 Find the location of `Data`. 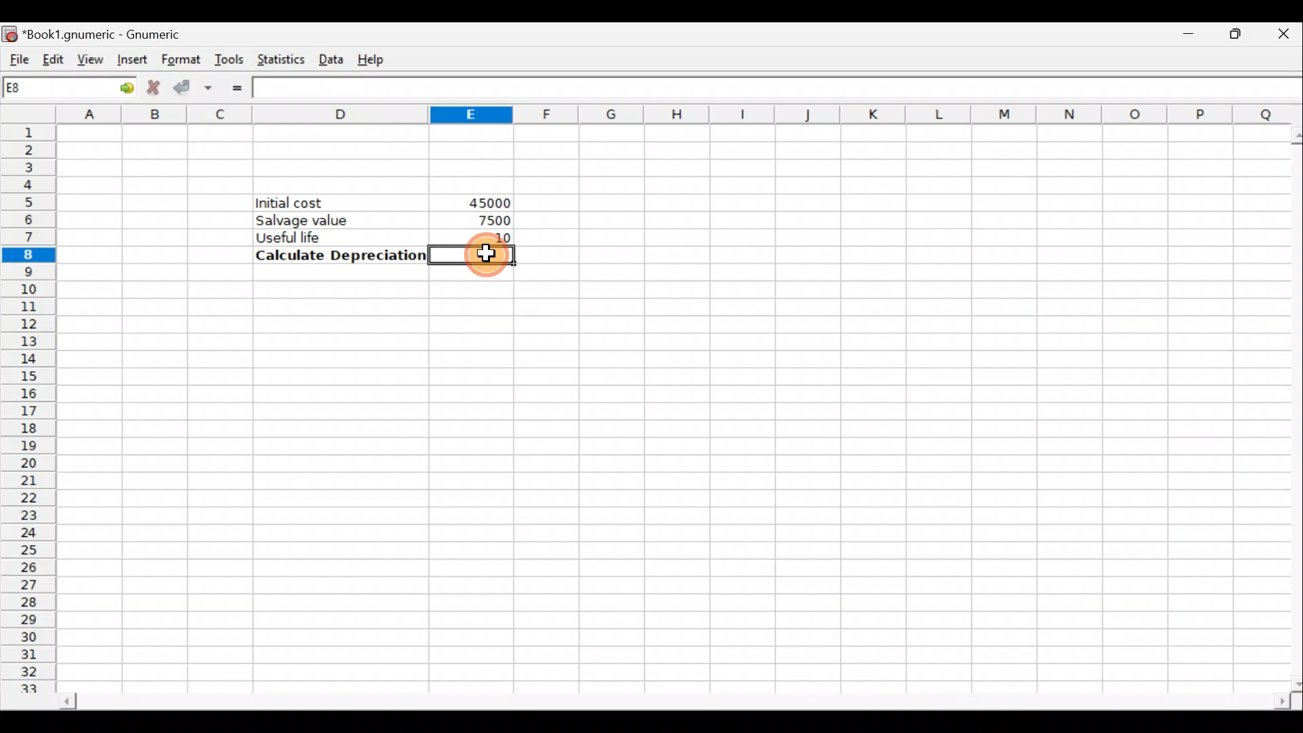

Data is located at coordinates (333, 60).